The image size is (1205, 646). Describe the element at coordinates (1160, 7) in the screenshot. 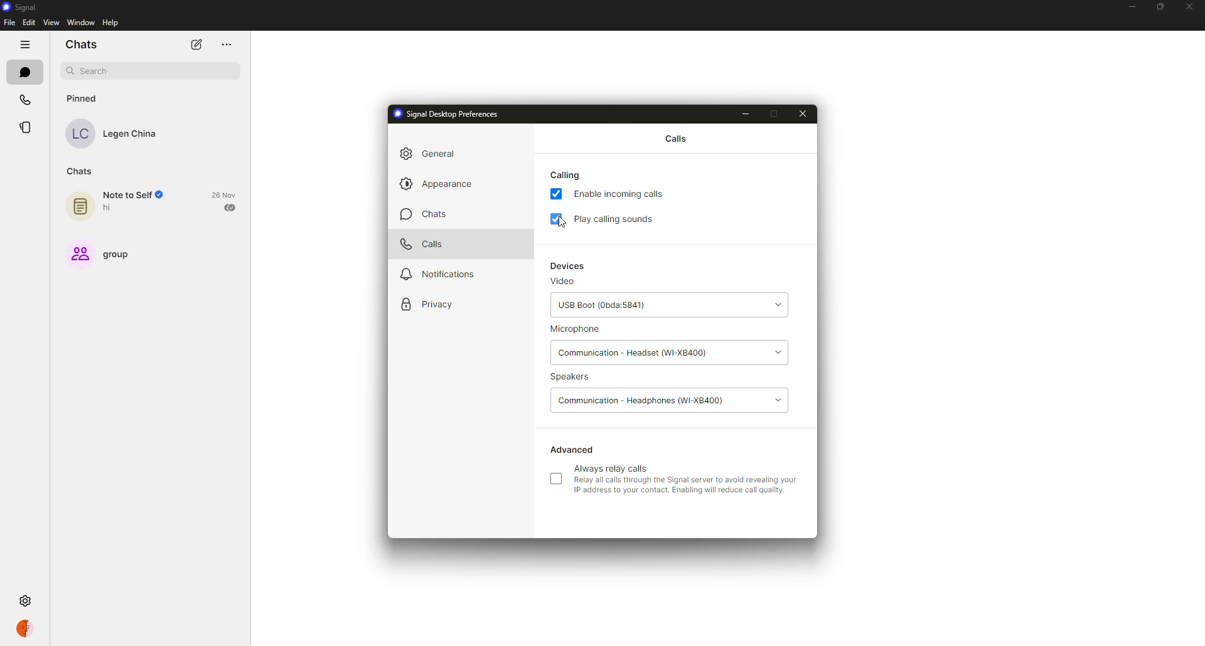

I see `maximize` at that location.